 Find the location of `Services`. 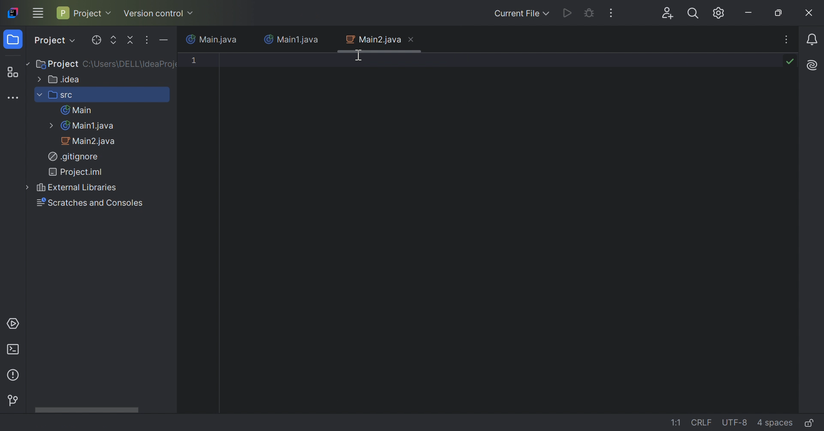

Services is located at coordinates (14, 323).